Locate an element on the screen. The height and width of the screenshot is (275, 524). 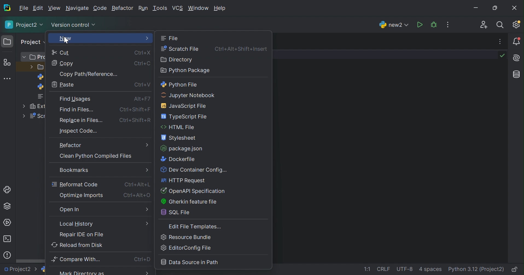
Jupyter notebook is located at coordinates (188, 96).